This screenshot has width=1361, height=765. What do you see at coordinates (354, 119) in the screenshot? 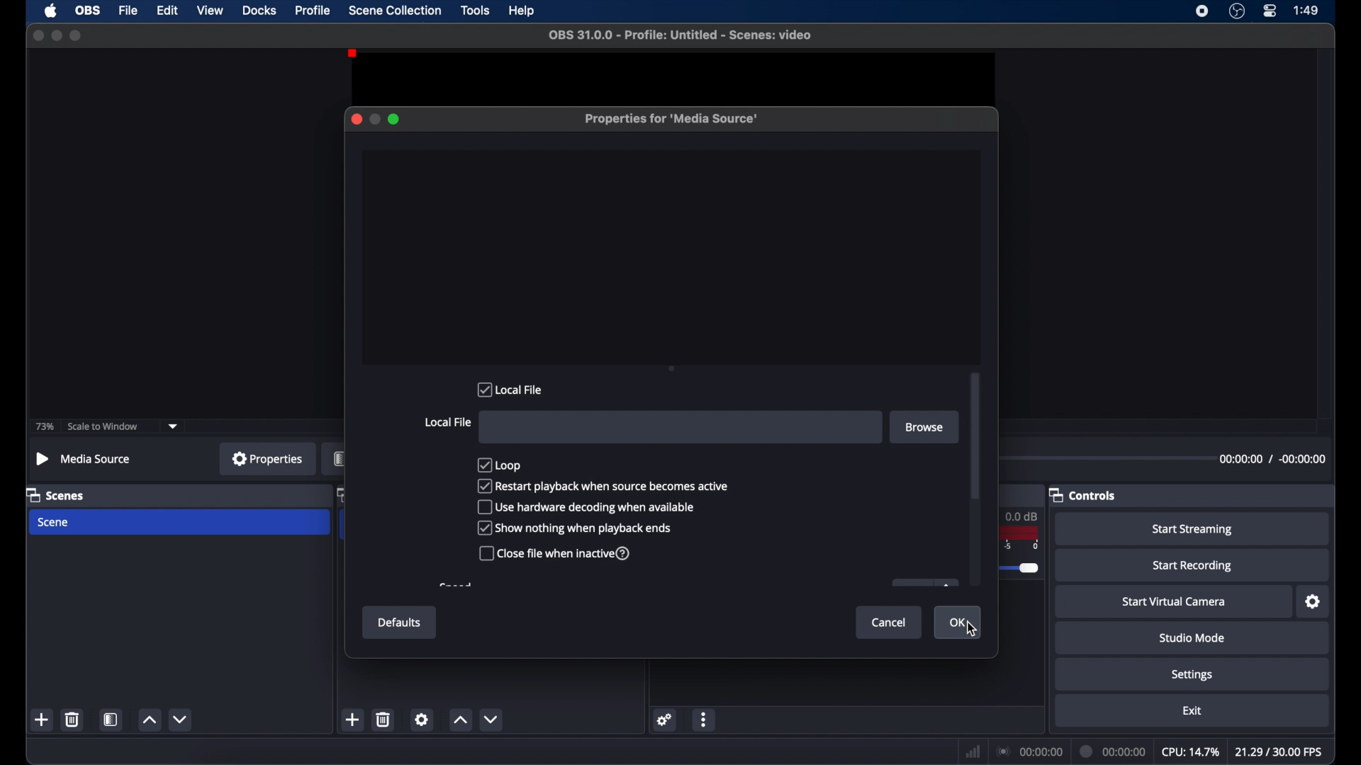
I see `close` at bounding box center [354, 119].